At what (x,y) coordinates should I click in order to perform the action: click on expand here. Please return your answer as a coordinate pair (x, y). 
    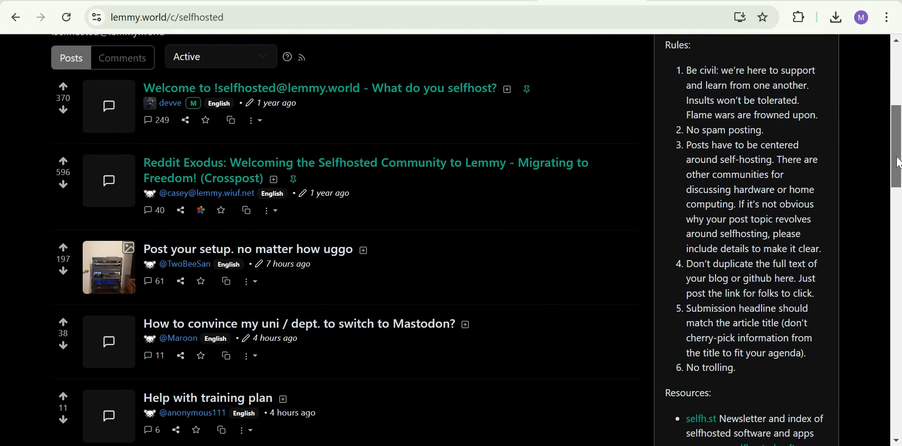
    Looking at the image, I should click on (106, 415).